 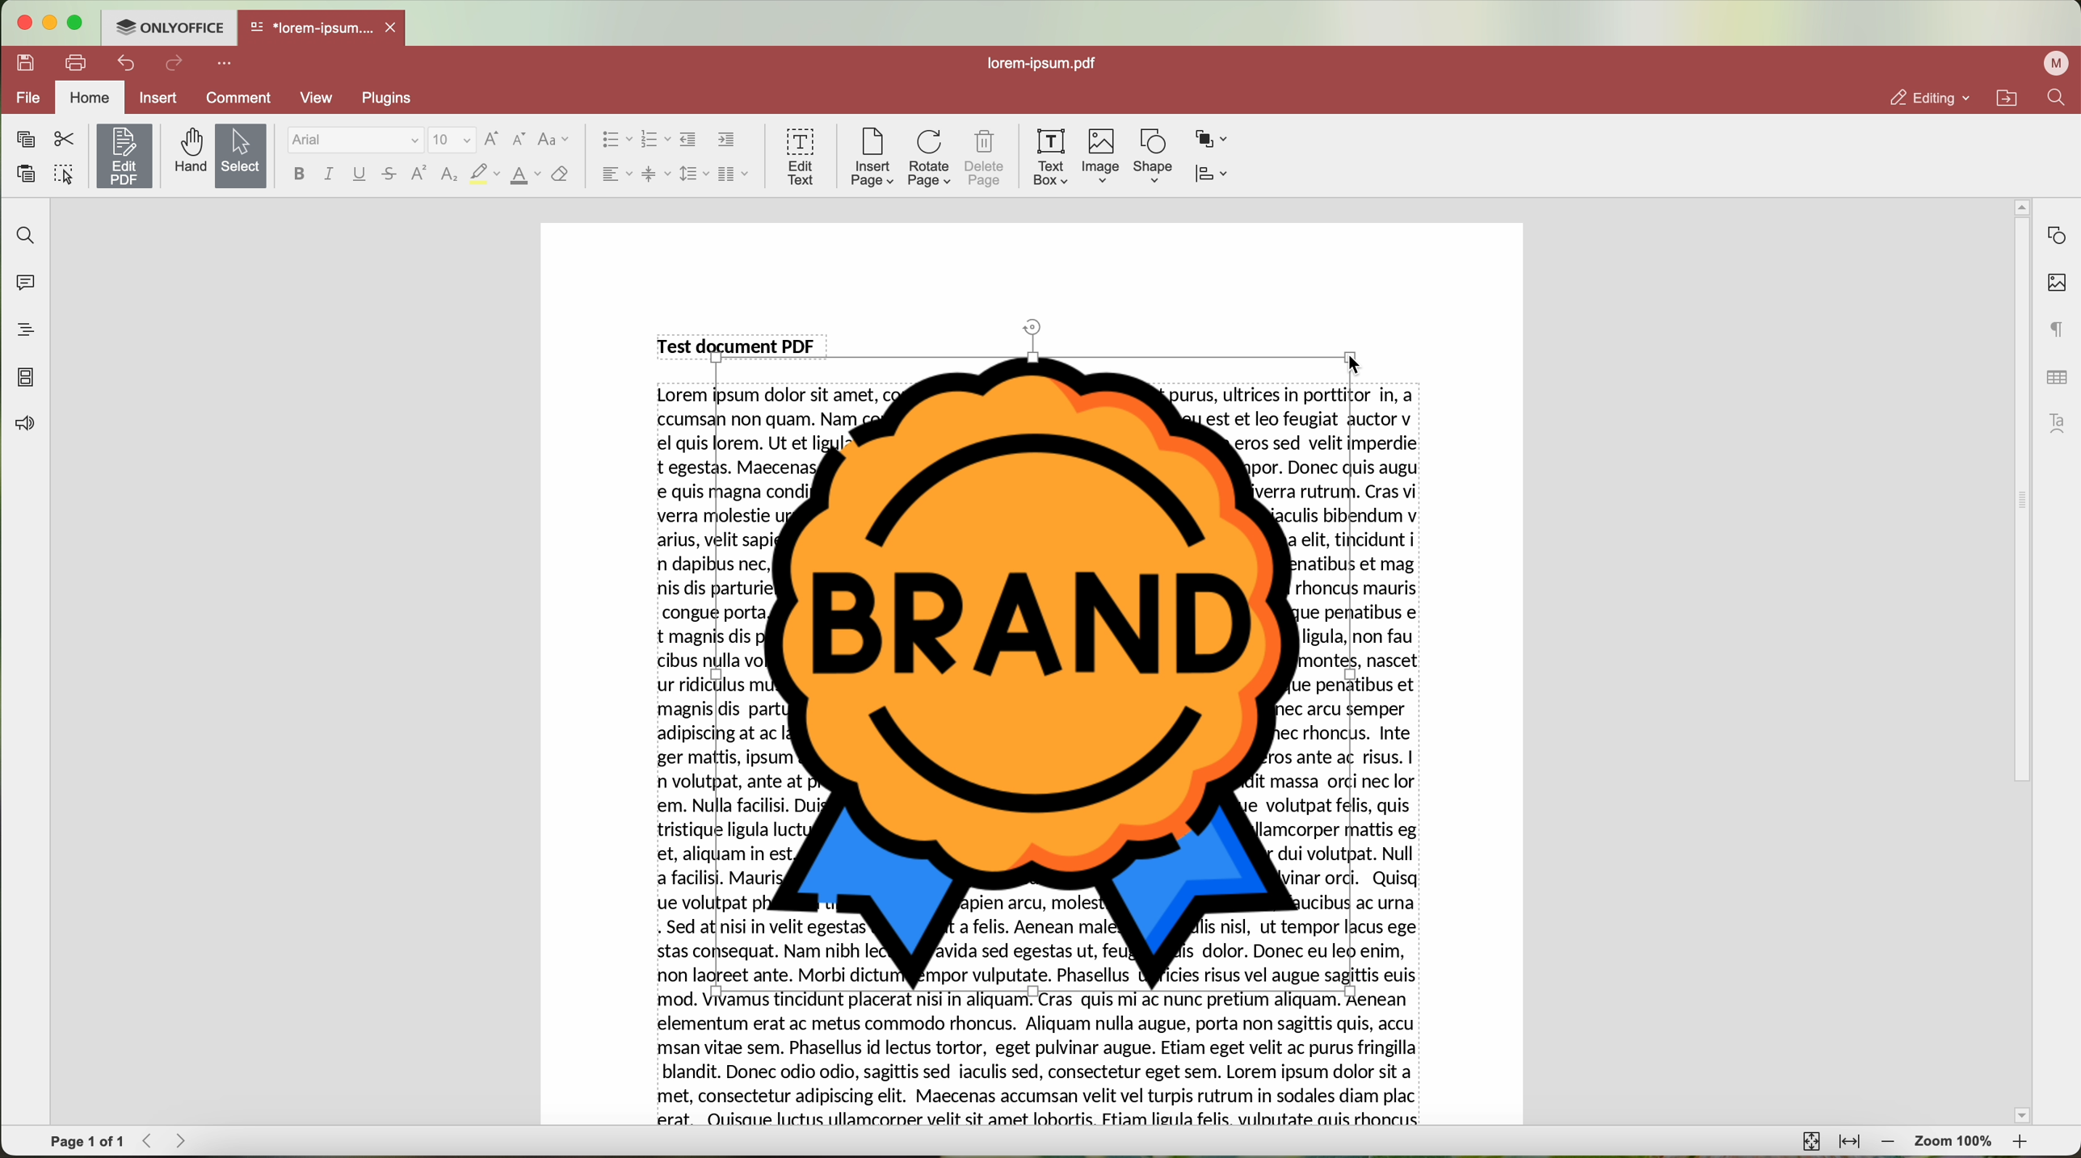 What do you see at coordinates (1154, 157) in the screenshot?
I see `shape` at bounding box center [1154, 157].